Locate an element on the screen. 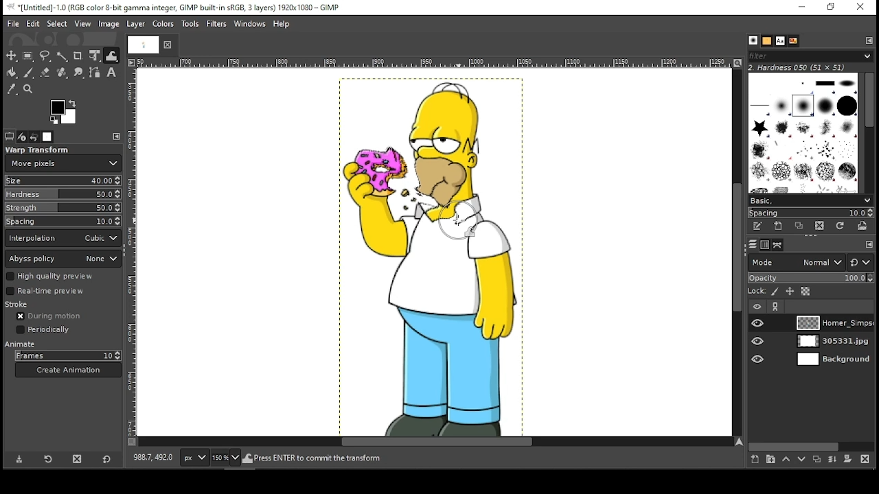 This screenshot has height=494, width=879. layer 1 is located at coordinates (834, 323).